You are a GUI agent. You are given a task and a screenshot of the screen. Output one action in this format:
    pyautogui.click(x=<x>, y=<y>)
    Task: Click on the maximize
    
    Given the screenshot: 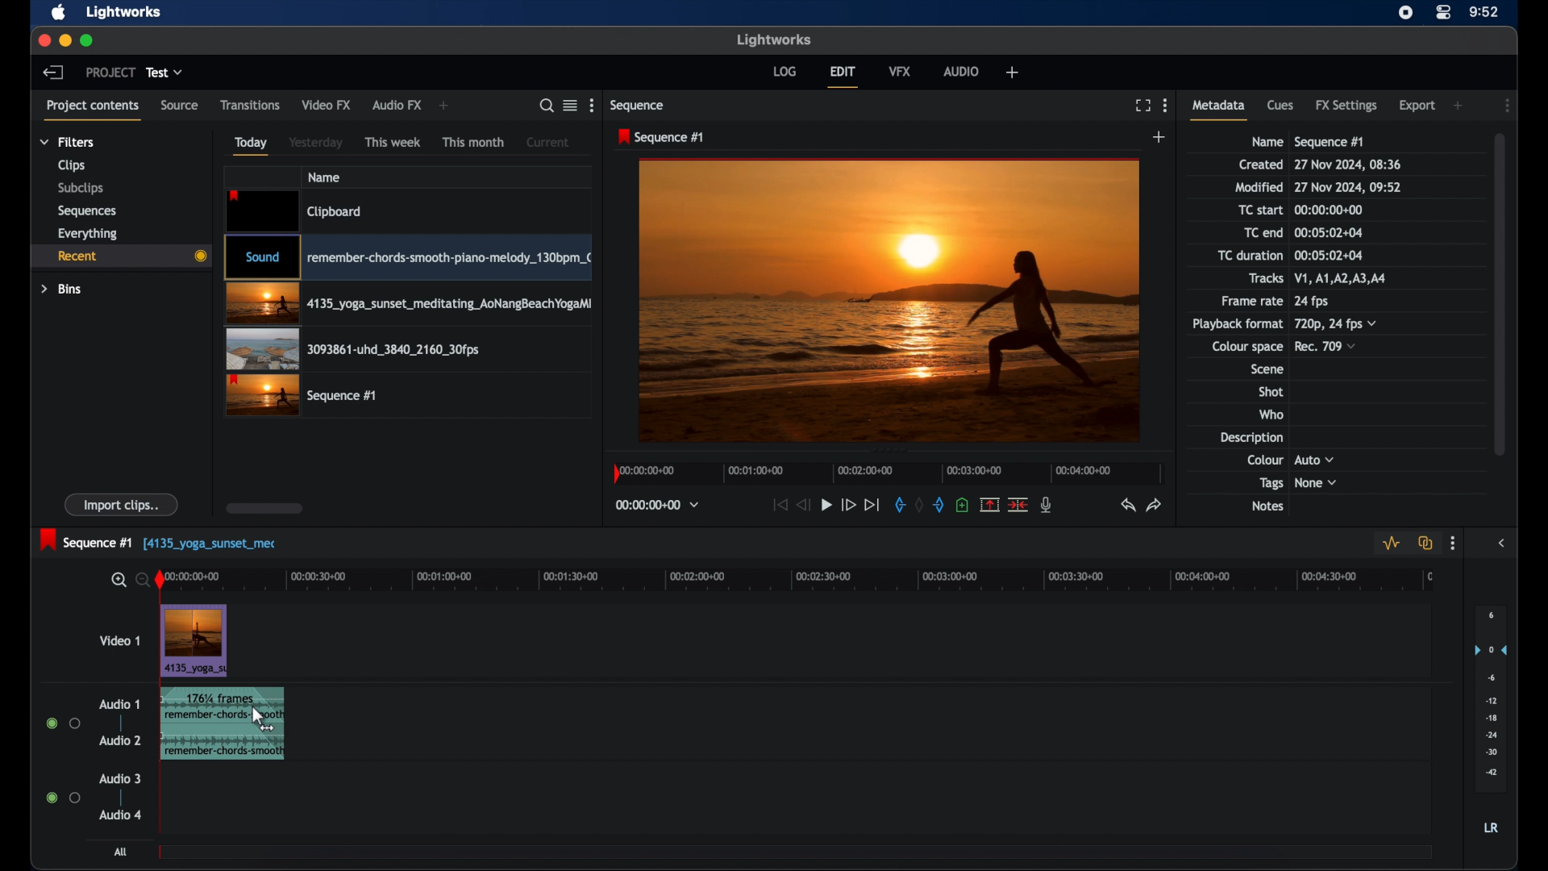 What is the action you would take?
    pyautogui.click(x=88, y=40)
    